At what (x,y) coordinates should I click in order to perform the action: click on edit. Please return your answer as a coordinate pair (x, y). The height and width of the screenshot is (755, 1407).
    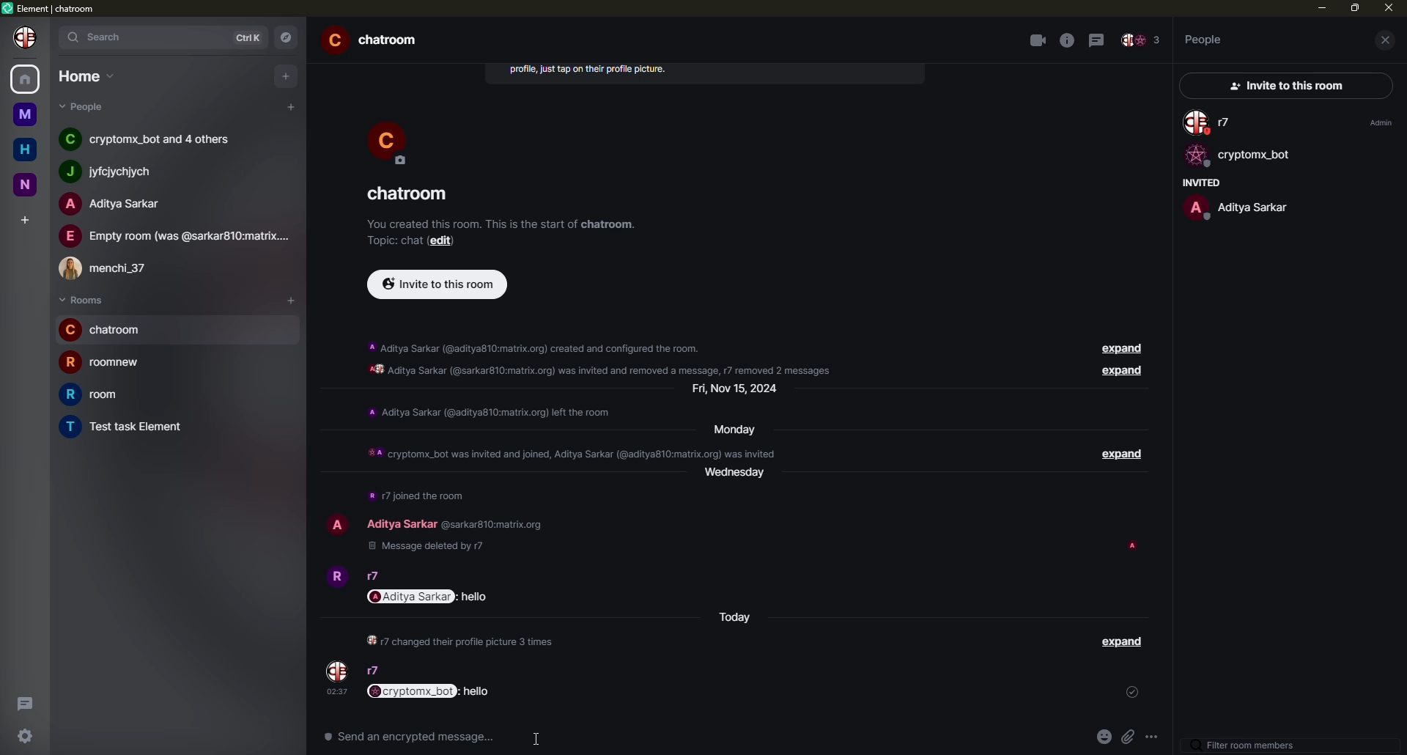
    Looking at the image, I should click on (441, 240).